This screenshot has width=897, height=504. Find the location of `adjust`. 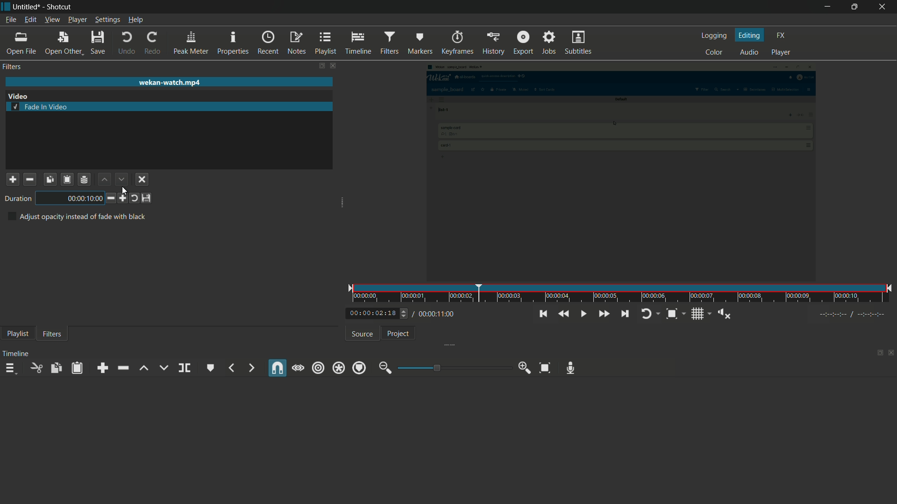

adjust is located at coordinates (401, 313).